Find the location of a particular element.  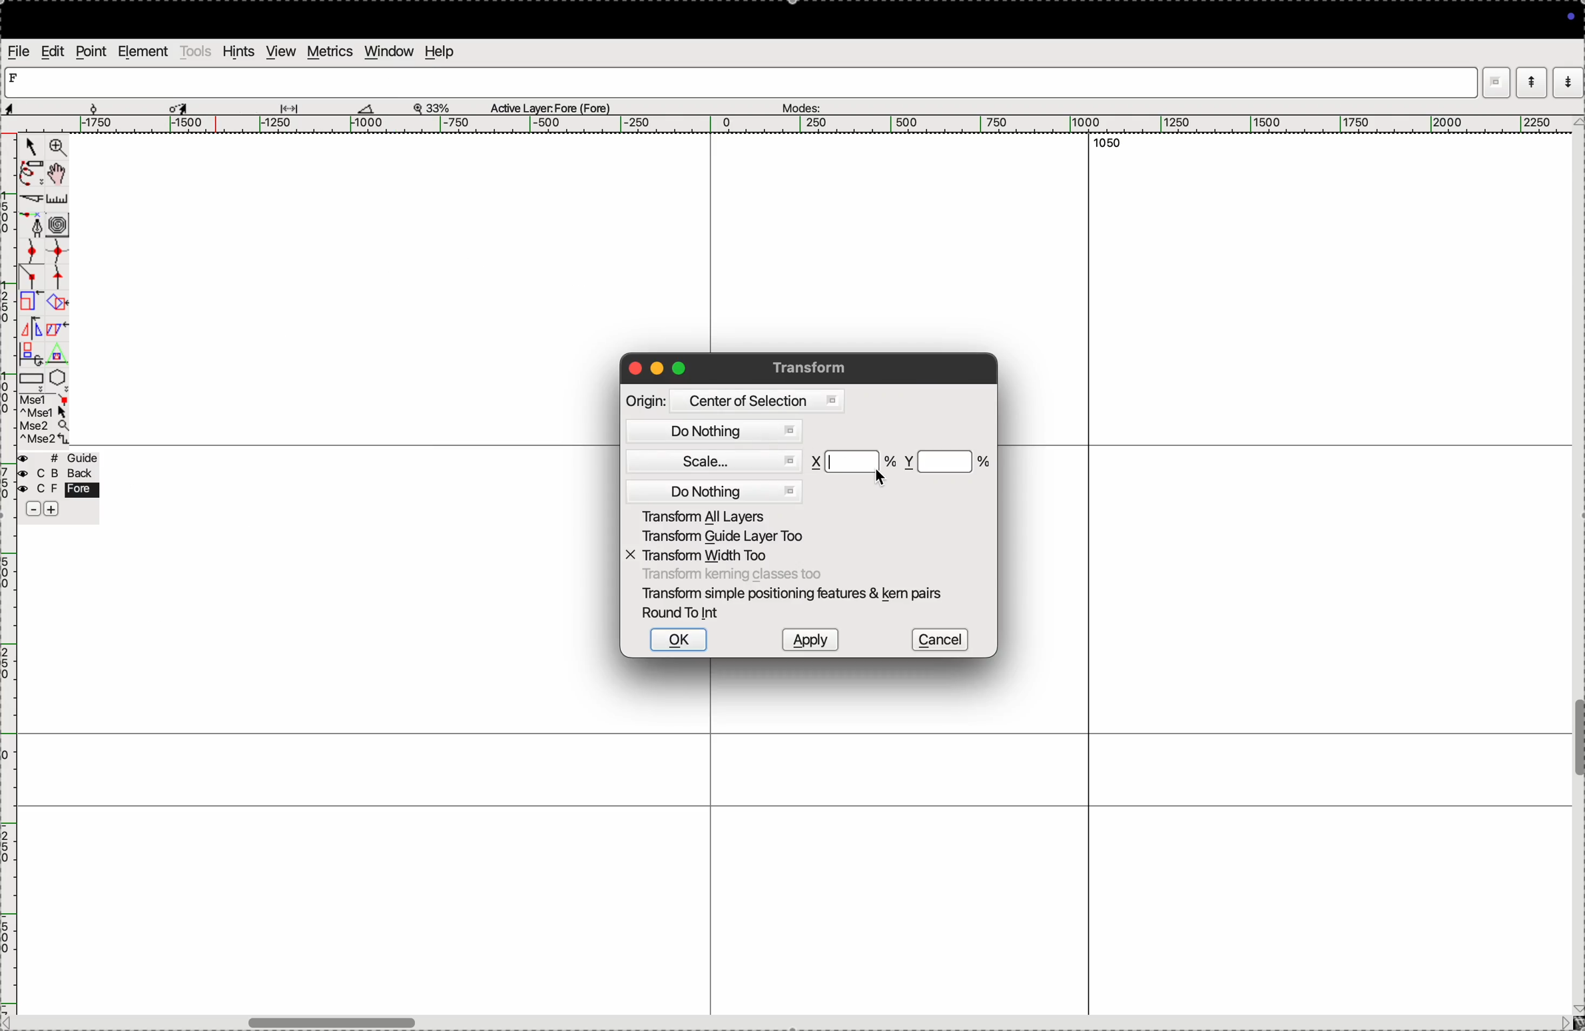

edit is located at coordinates (54, 51).